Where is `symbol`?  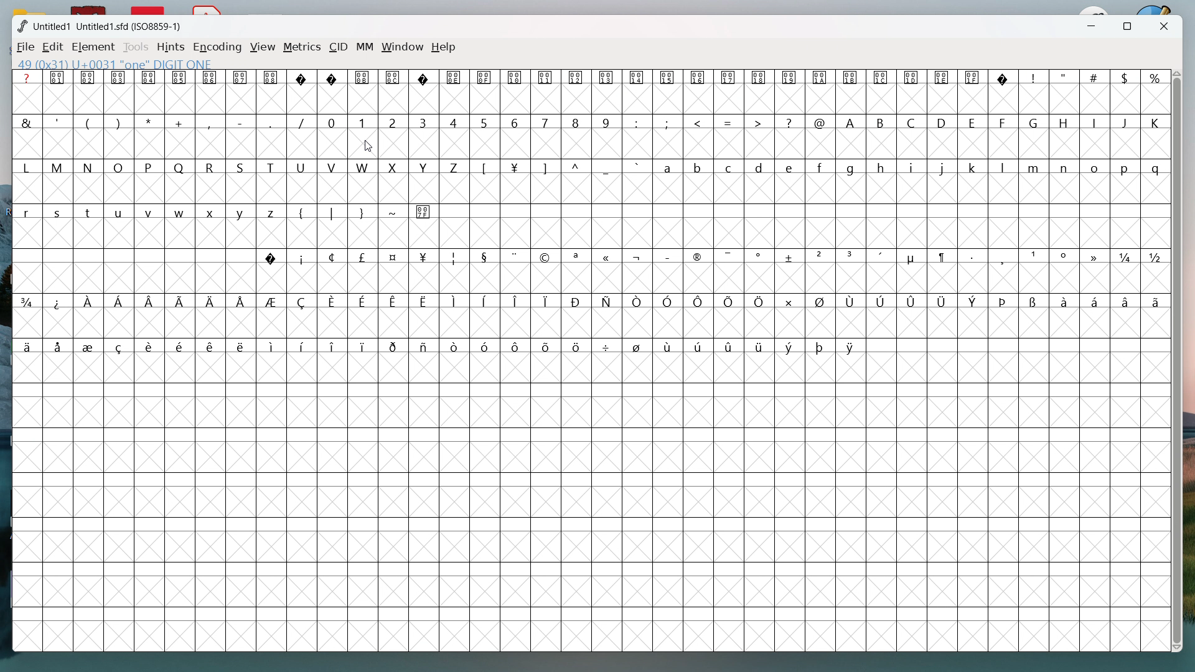 symbol is located at coordinates (149, 77).